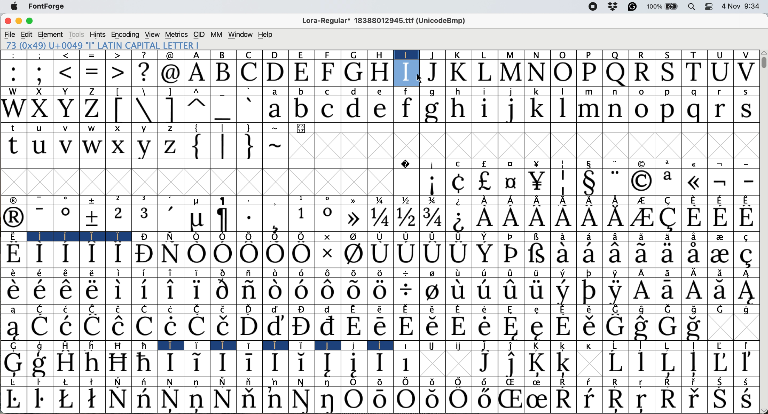 Image resolution: width=768 pixels, height=414 pixels. What do you see at coordinates (173, 345) in the screenshot?
I see `I` at bounding box center [173, 345].